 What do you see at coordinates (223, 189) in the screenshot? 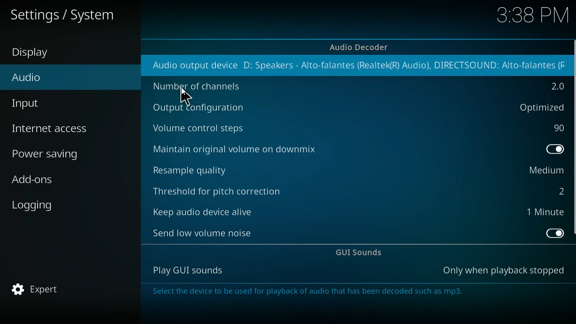
I see `threshold for pitch correction` at bounding box center [223, 189].